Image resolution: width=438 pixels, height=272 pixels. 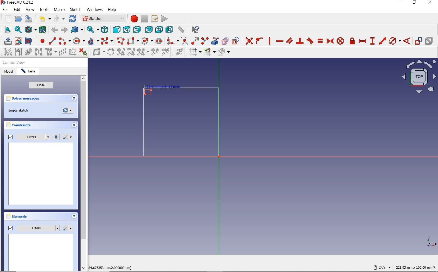 What do you see at coordinates (83, 52) in the screenshot?
I see `delete all constrains` at bounding box center [83, 52].